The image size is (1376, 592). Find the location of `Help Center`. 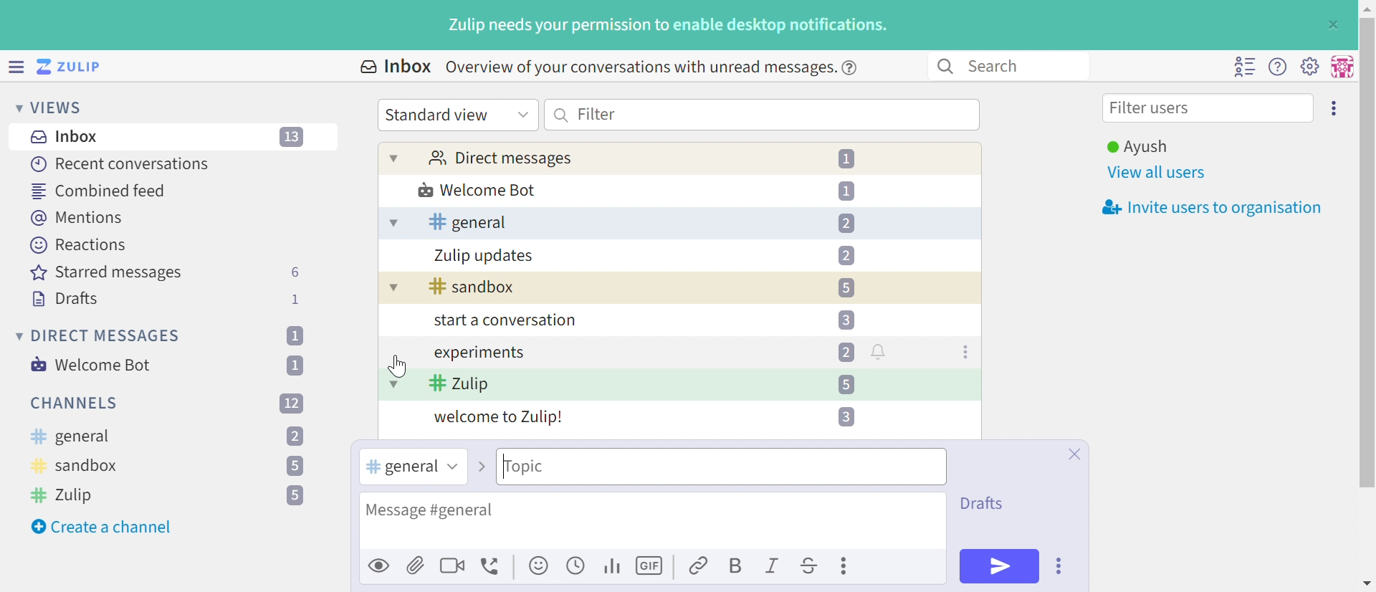

Help Center is located at coordinates (854, 67).